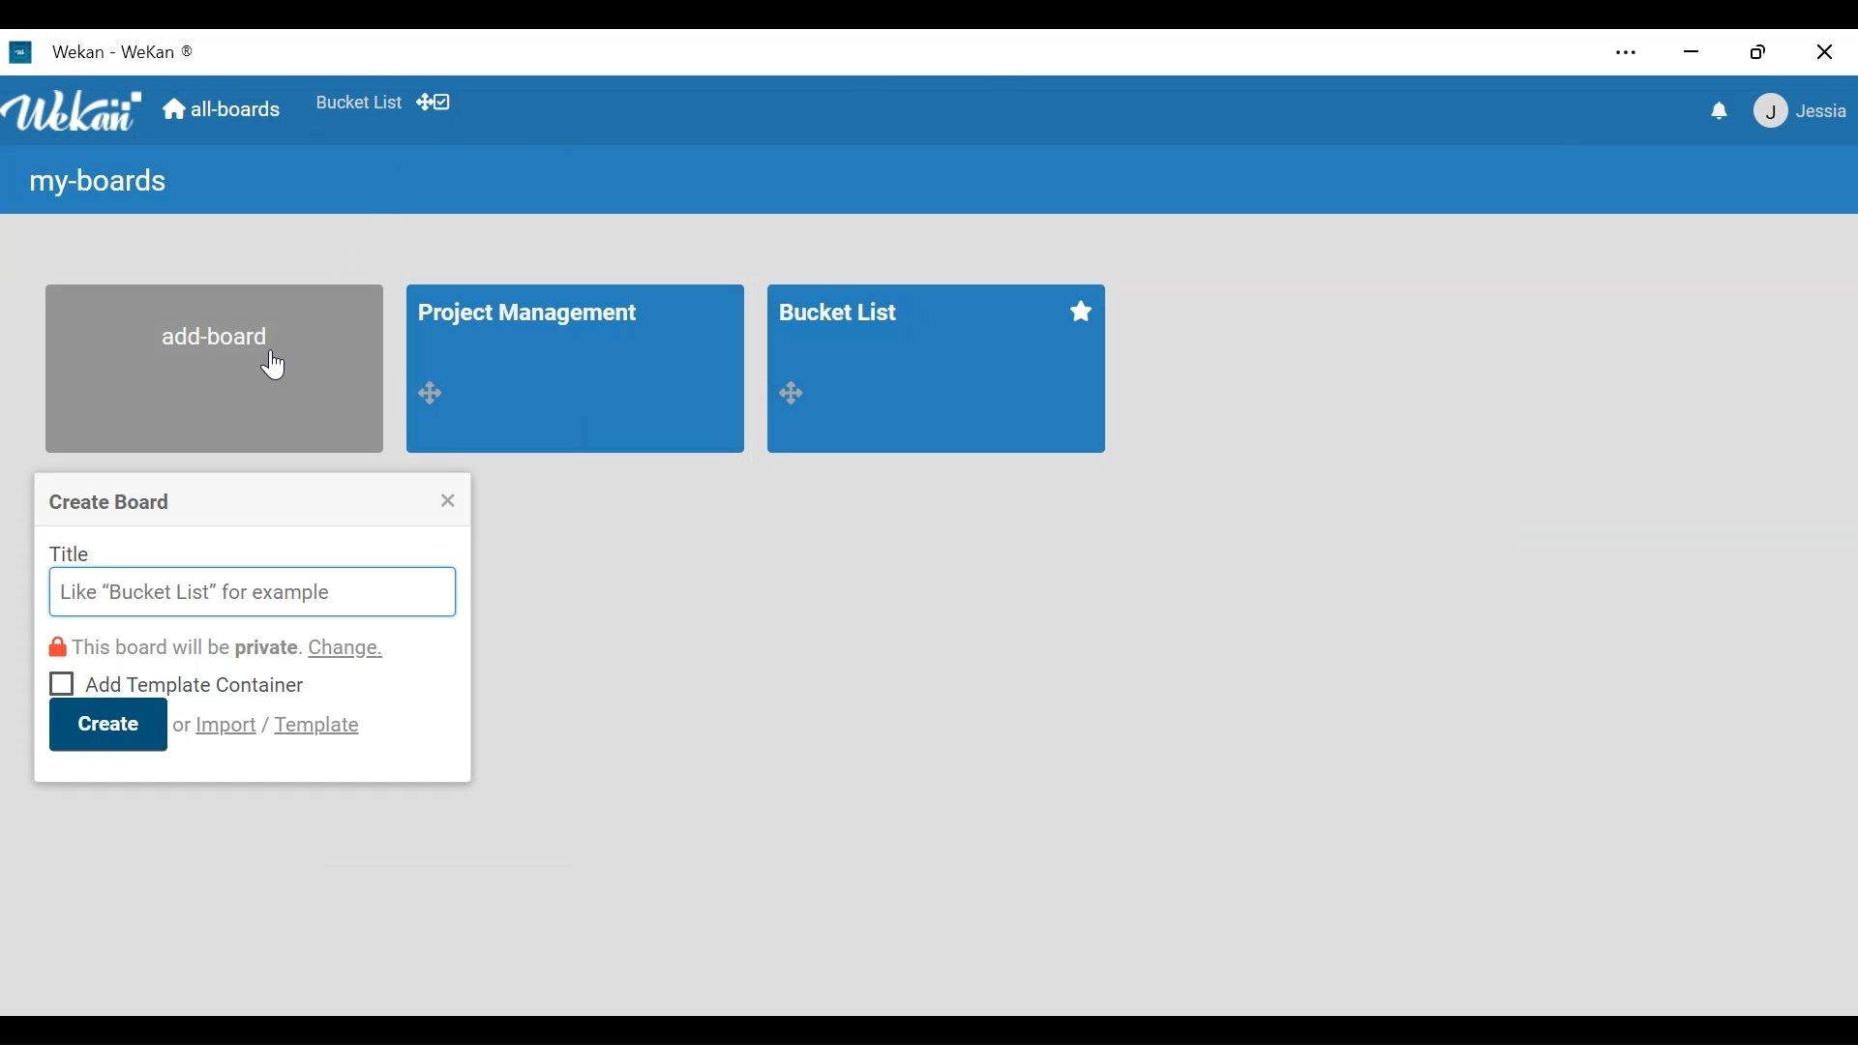 This screenshot has height=1045, width=1858. I want to click on Desktop drag handle, so click(434, 391).